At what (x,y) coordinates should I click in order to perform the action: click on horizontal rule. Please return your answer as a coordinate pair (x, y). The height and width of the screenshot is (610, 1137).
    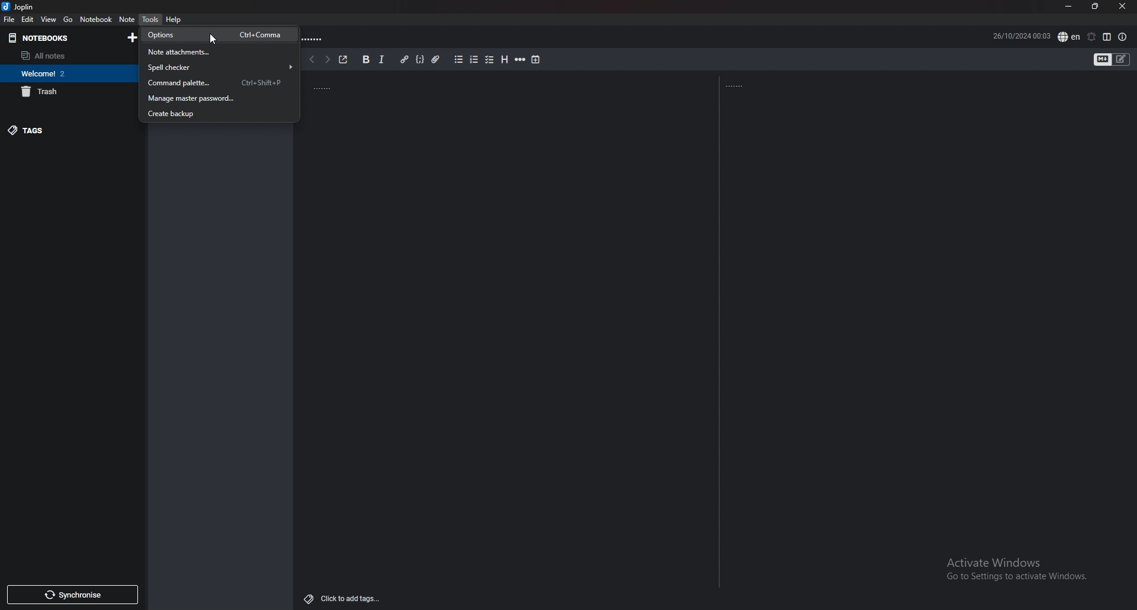
    Looking at the image, I should click on (521, 60).